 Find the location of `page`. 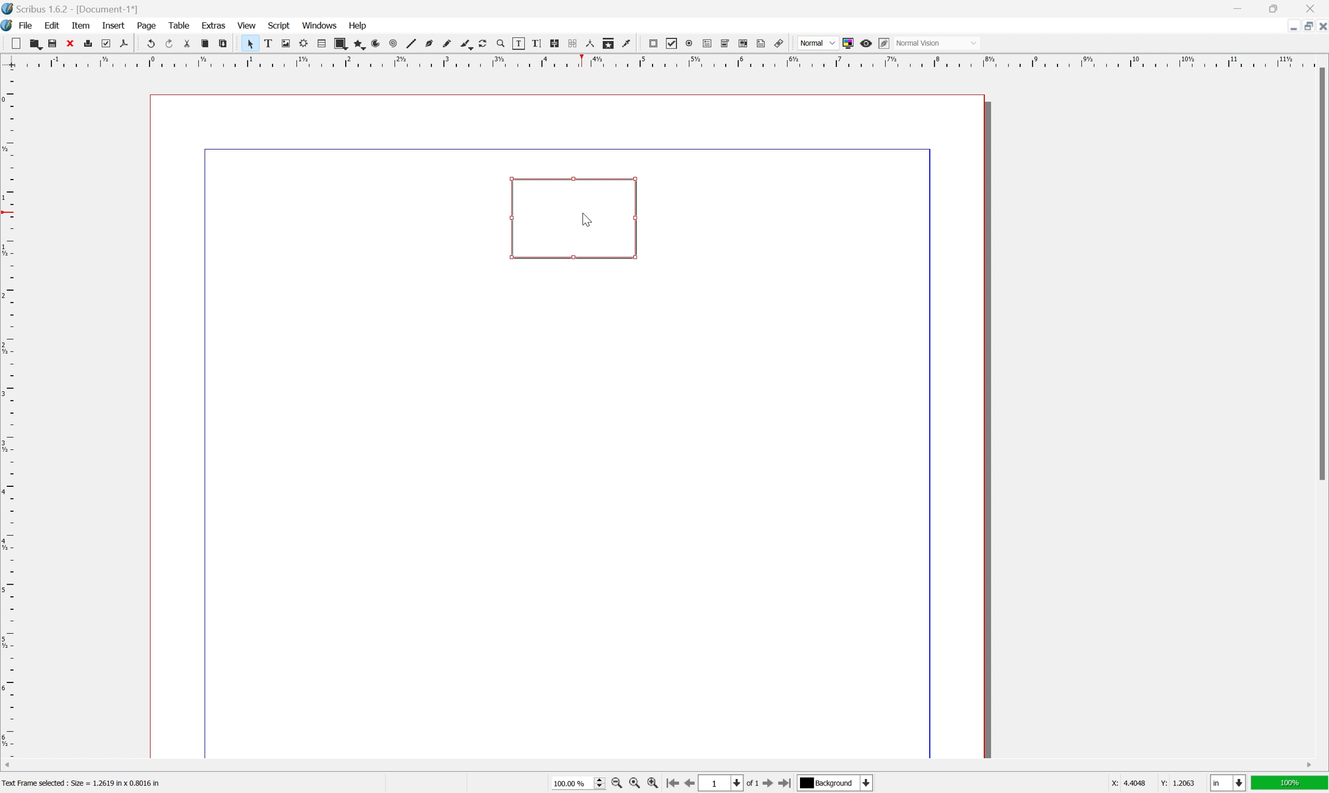

page is located at coordinates (147, 27).